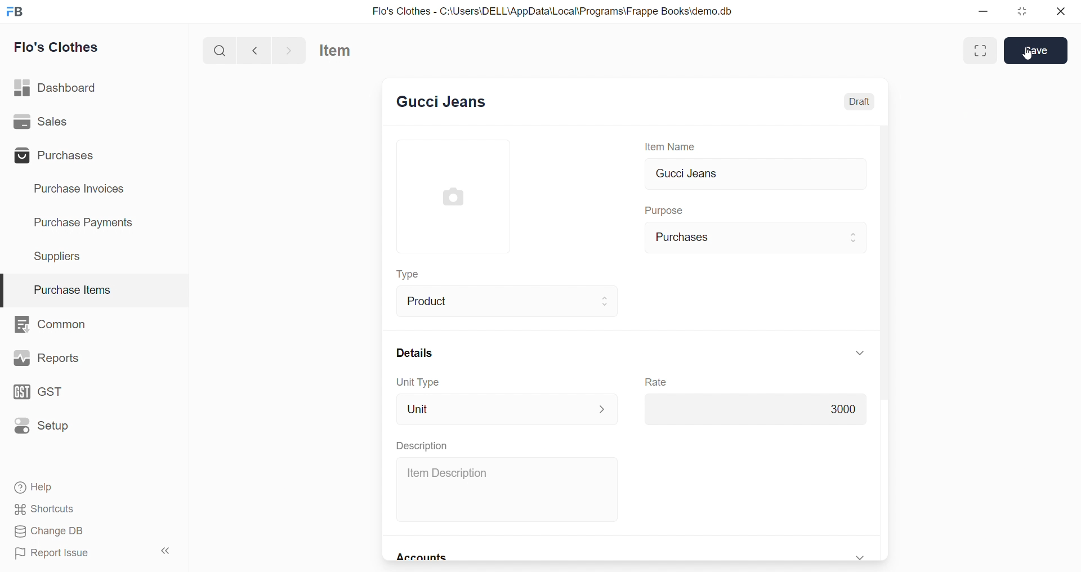 The image size is (1081, 572). What do you see at coordinates (57, 155) in the screenshot?
I see `Purchases` at bounding box center [57, 155].